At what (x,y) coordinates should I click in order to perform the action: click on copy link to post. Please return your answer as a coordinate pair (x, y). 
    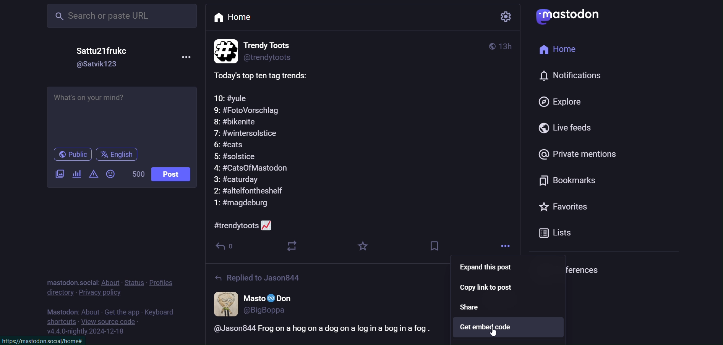
    Looking at the image, I should click on (496, 289).